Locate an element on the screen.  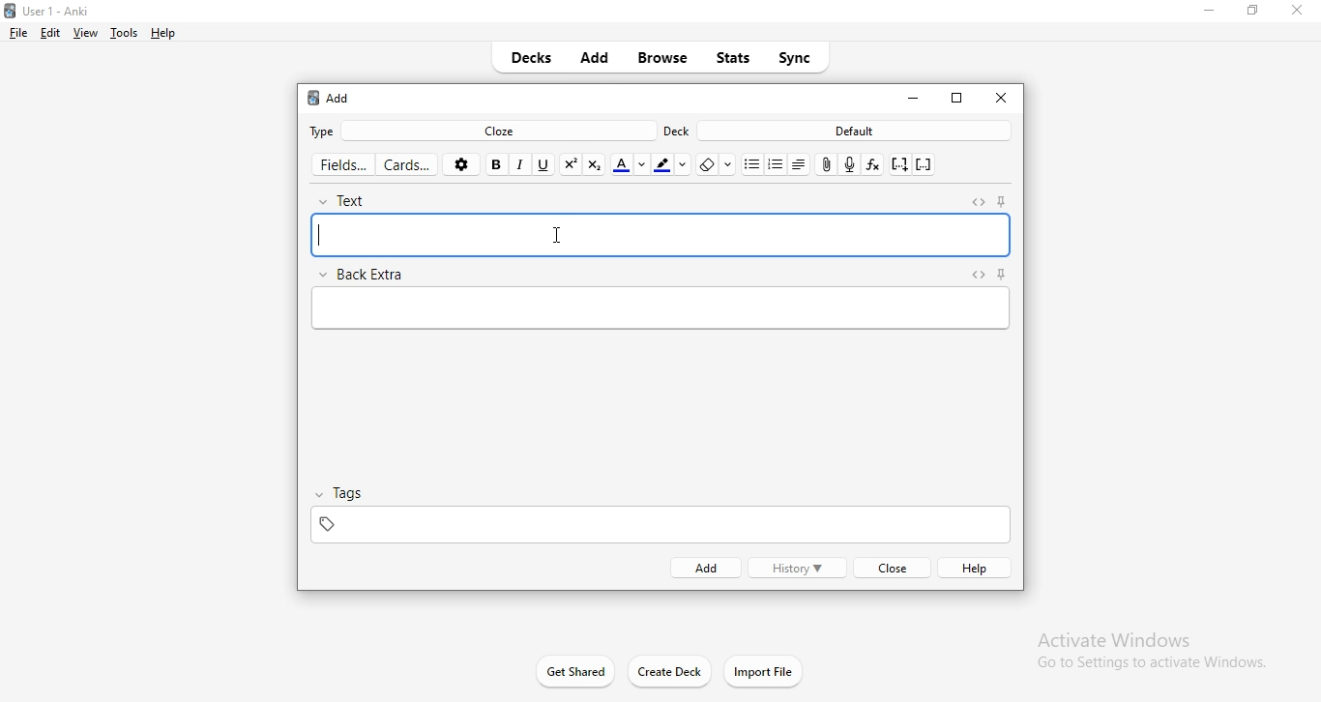
help is located at coordinates (164, 34).